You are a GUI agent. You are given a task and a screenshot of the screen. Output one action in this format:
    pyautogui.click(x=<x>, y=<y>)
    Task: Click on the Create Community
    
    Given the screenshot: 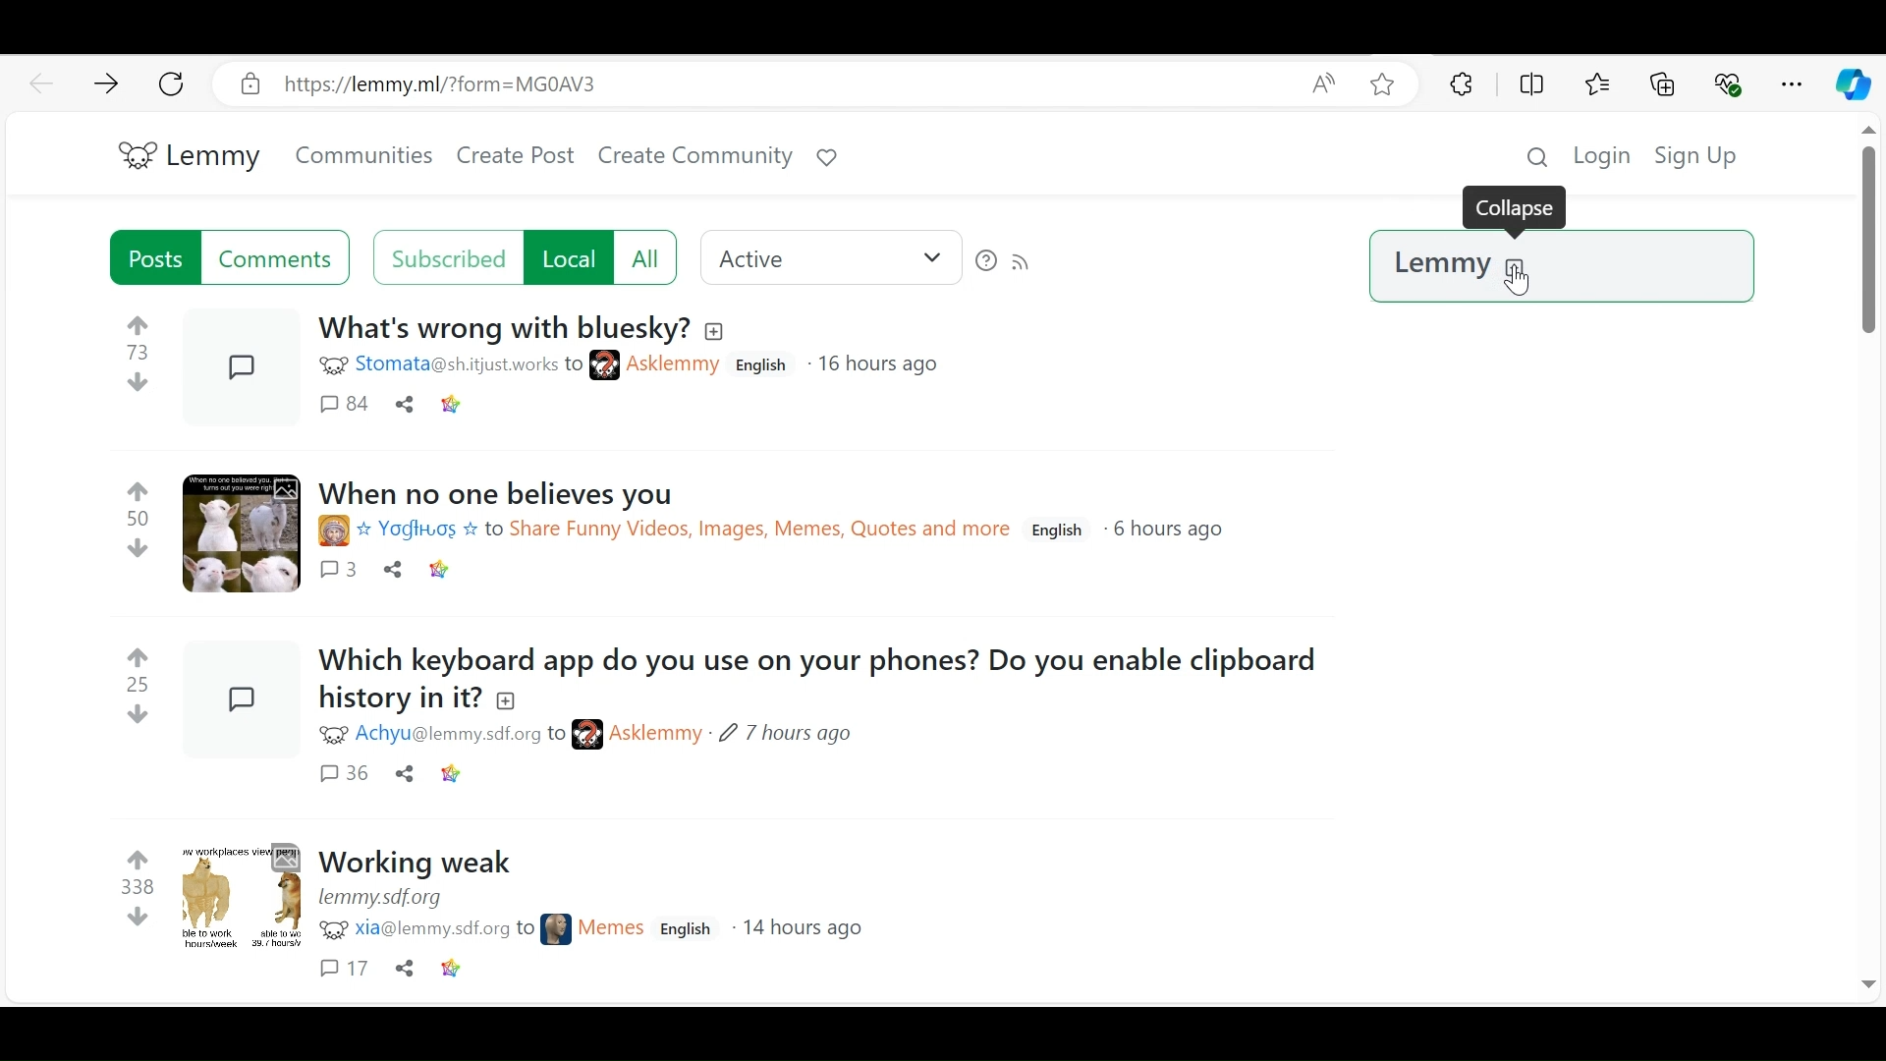 What is the action you would take?
    pyautogui.click(x=693, y=160)
    